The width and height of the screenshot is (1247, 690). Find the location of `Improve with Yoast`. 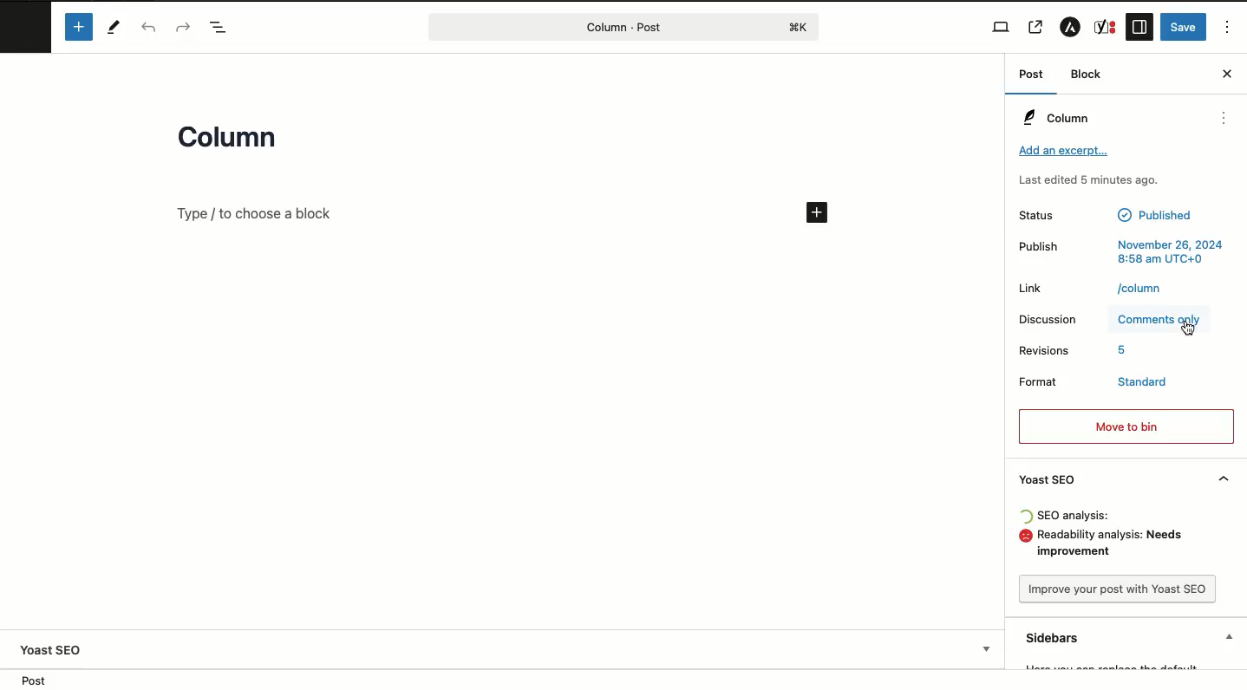

Improve with Yoast is located at coordinates (1120, 590).